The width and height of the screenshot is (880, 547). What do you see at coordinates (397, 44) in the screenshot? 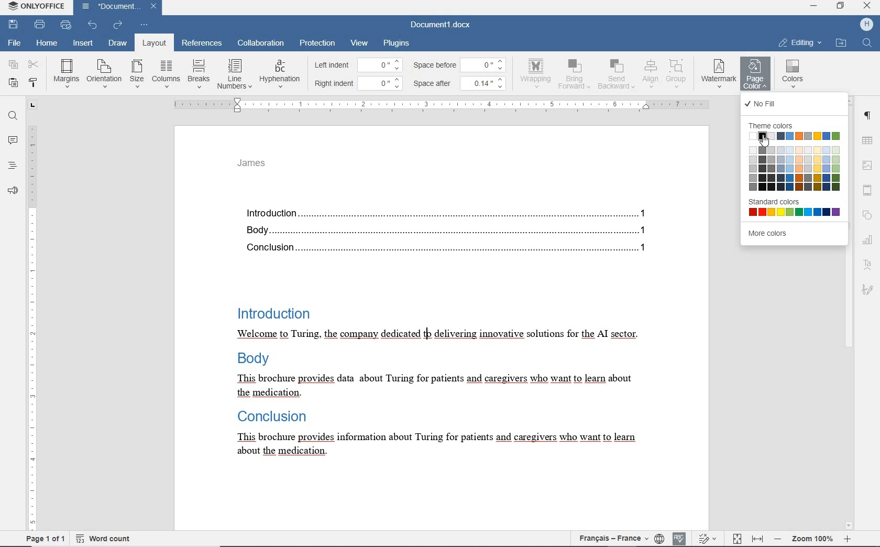
I see `plugins` at bounding box center [397, 44].